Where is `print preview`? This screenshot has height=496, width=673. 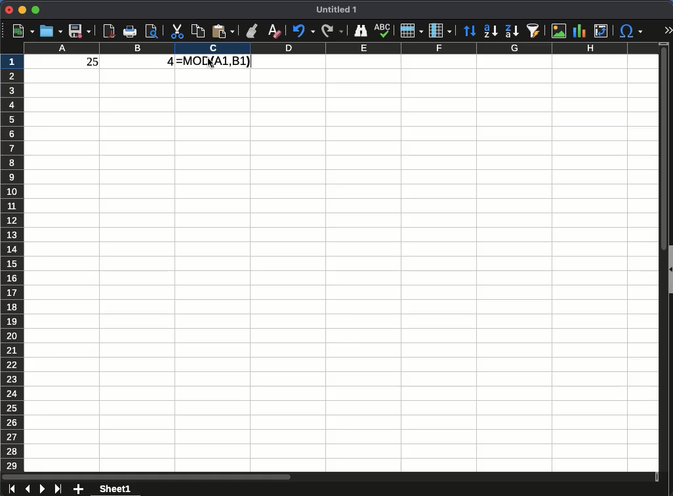 print preview is located at coordinates (153, 31).